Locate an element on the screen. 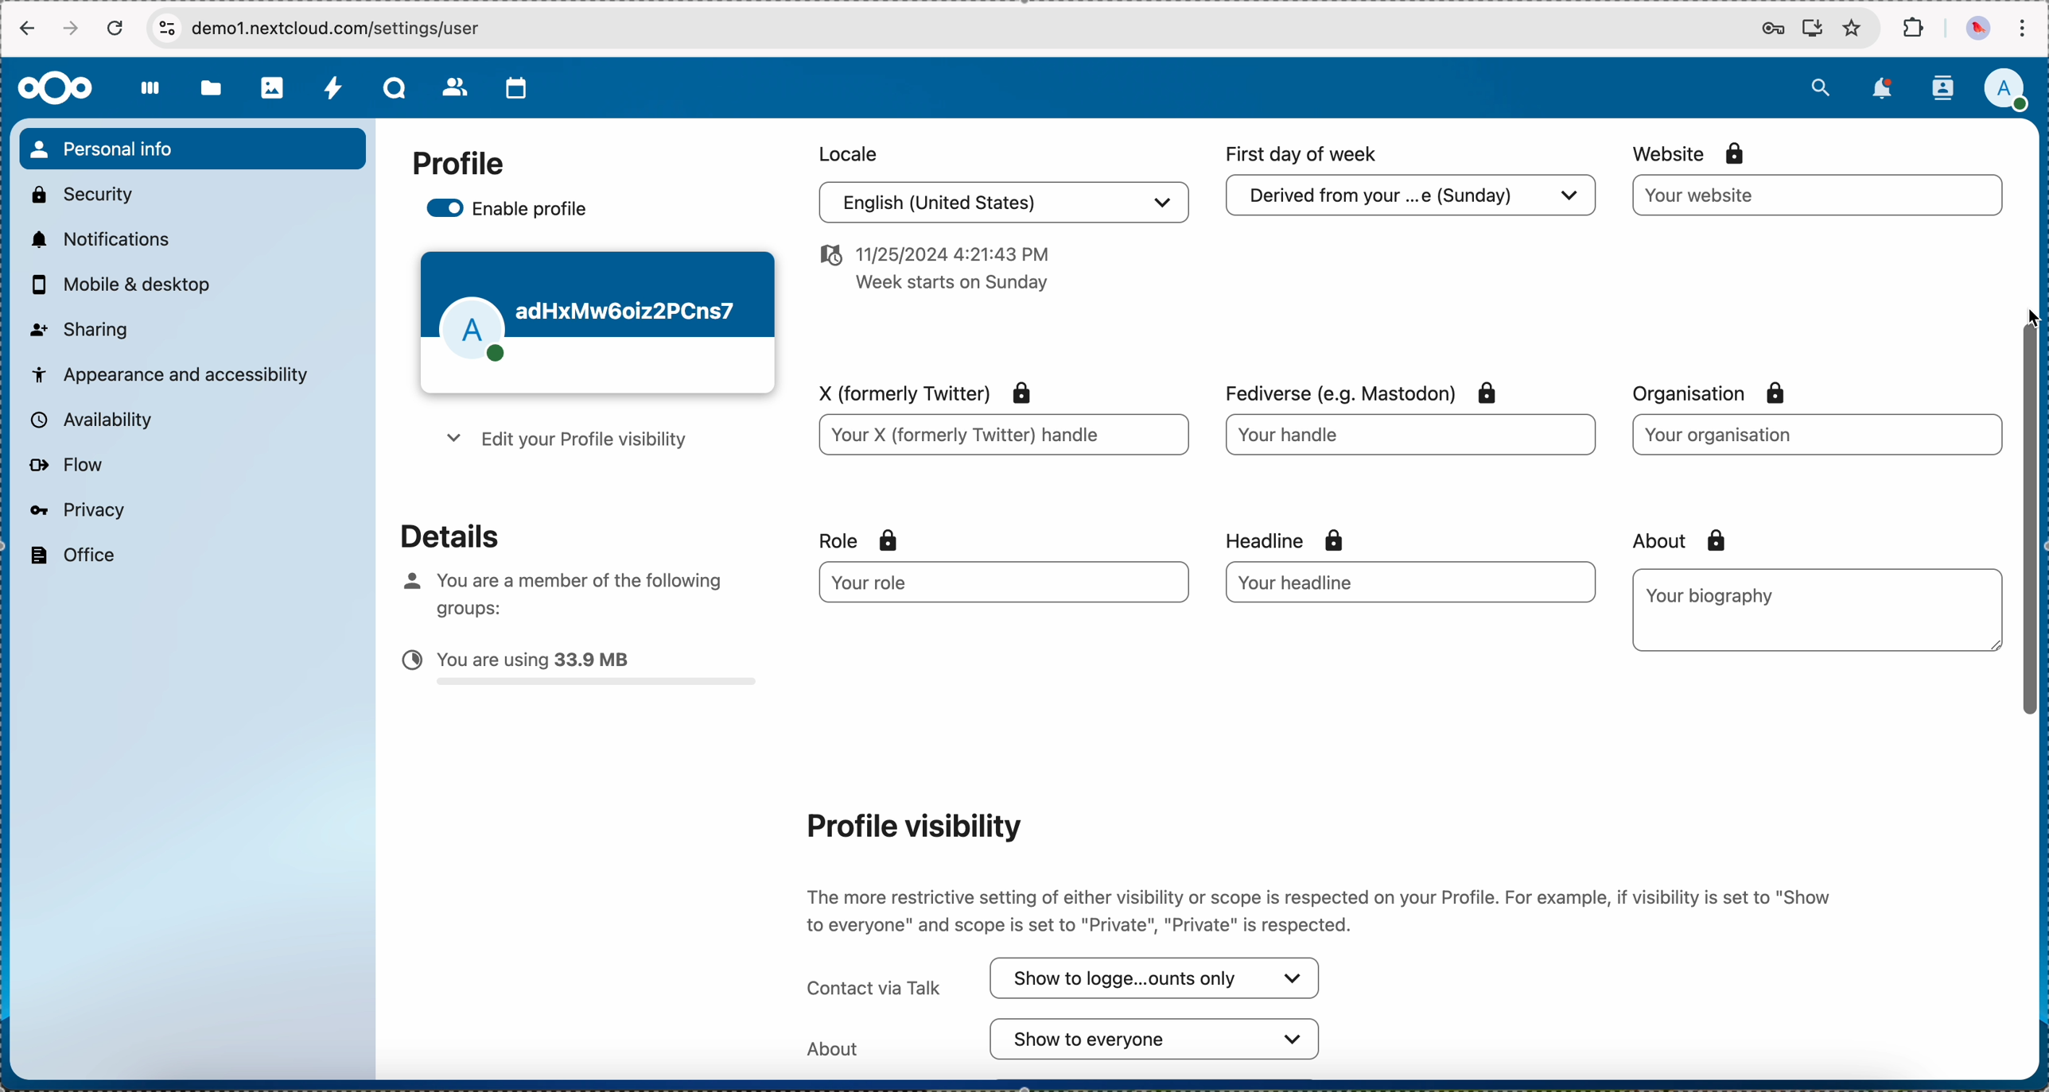 This screenshot has width=2049, height=1092. description is located at coordinates (1323, 906).